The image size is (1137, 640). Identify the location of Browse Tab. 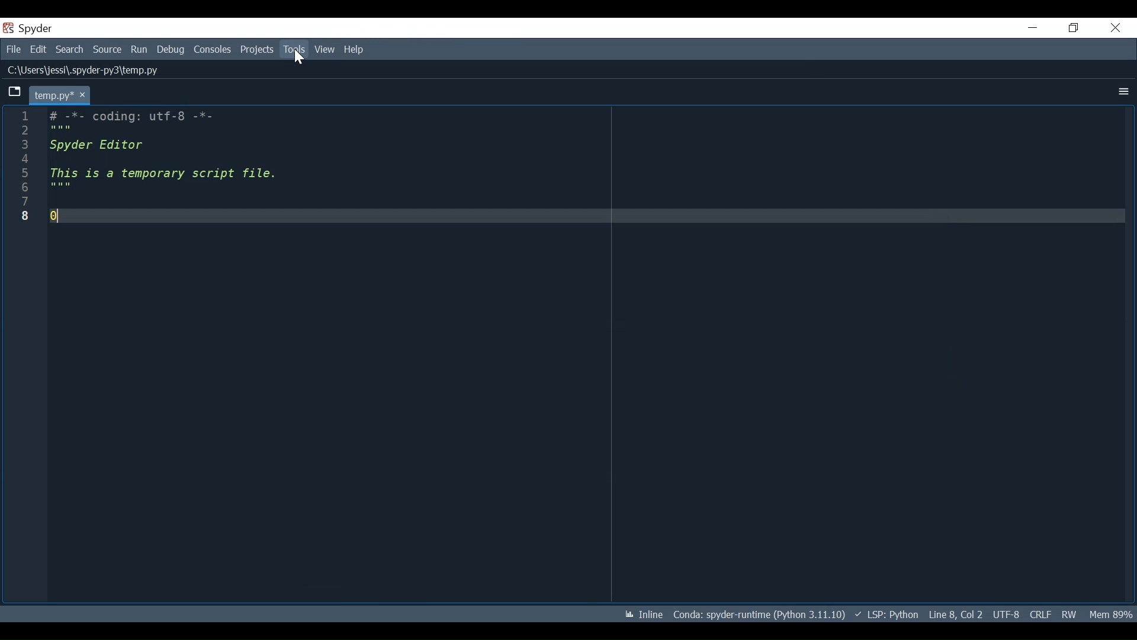
(14, 93).